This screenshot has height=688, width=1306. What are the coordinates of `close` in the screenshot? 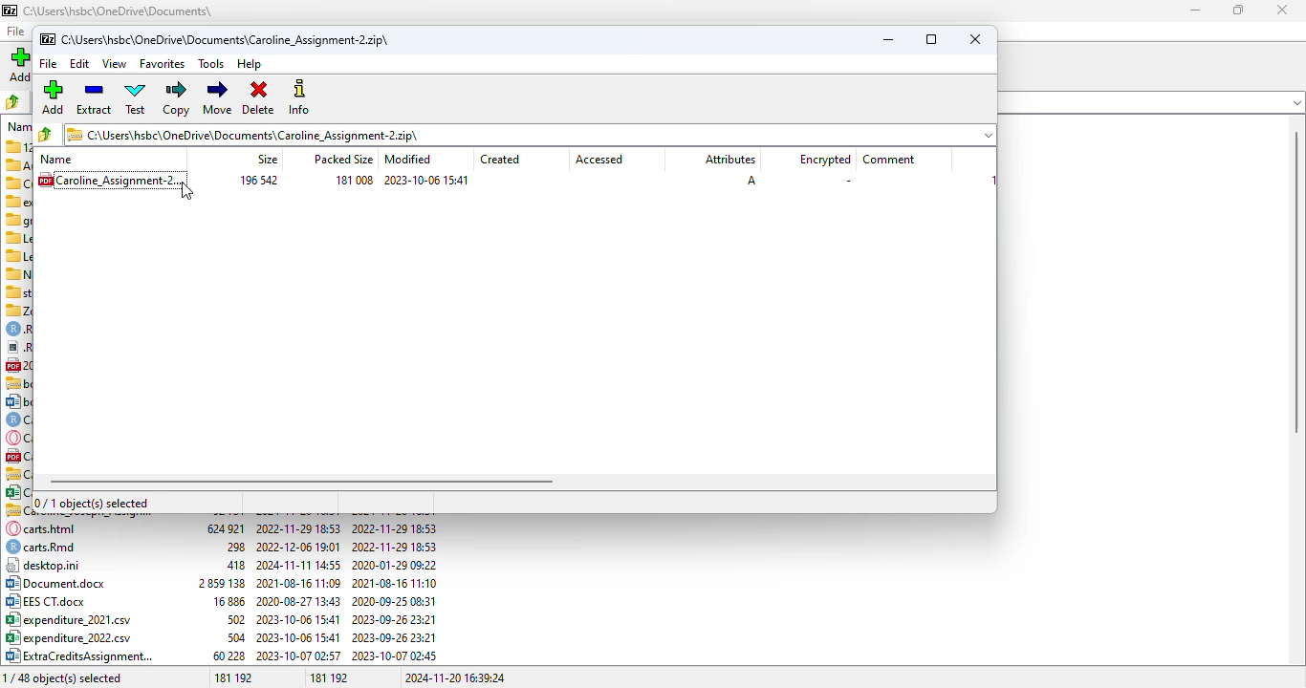 It's located at (1282, 10).